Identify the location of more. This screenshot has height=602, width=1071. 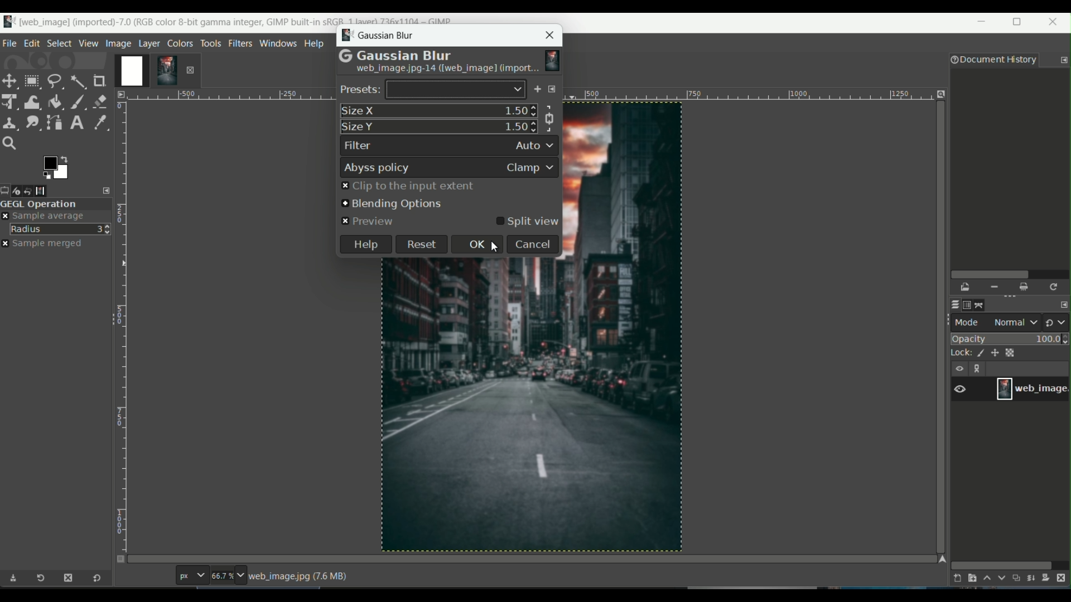
(553, 90).